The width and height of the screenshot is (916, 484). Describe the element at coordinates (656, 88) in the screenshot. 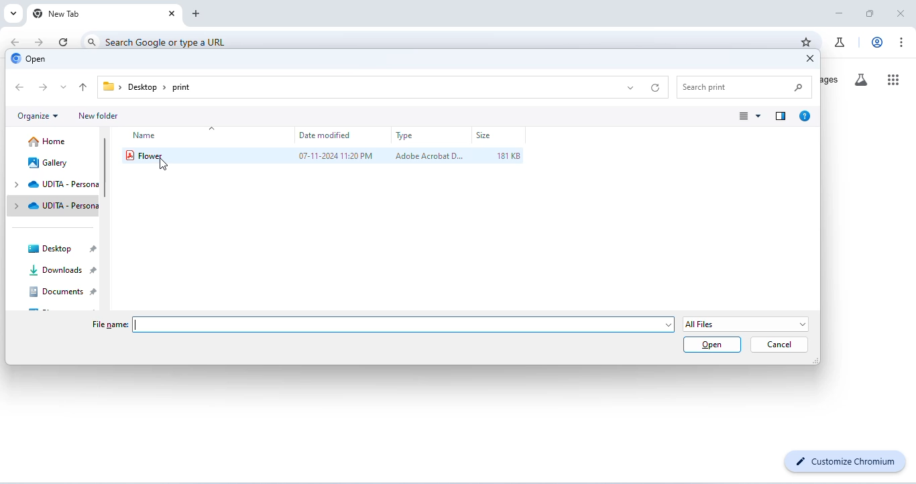

I see `refresh` at that location.